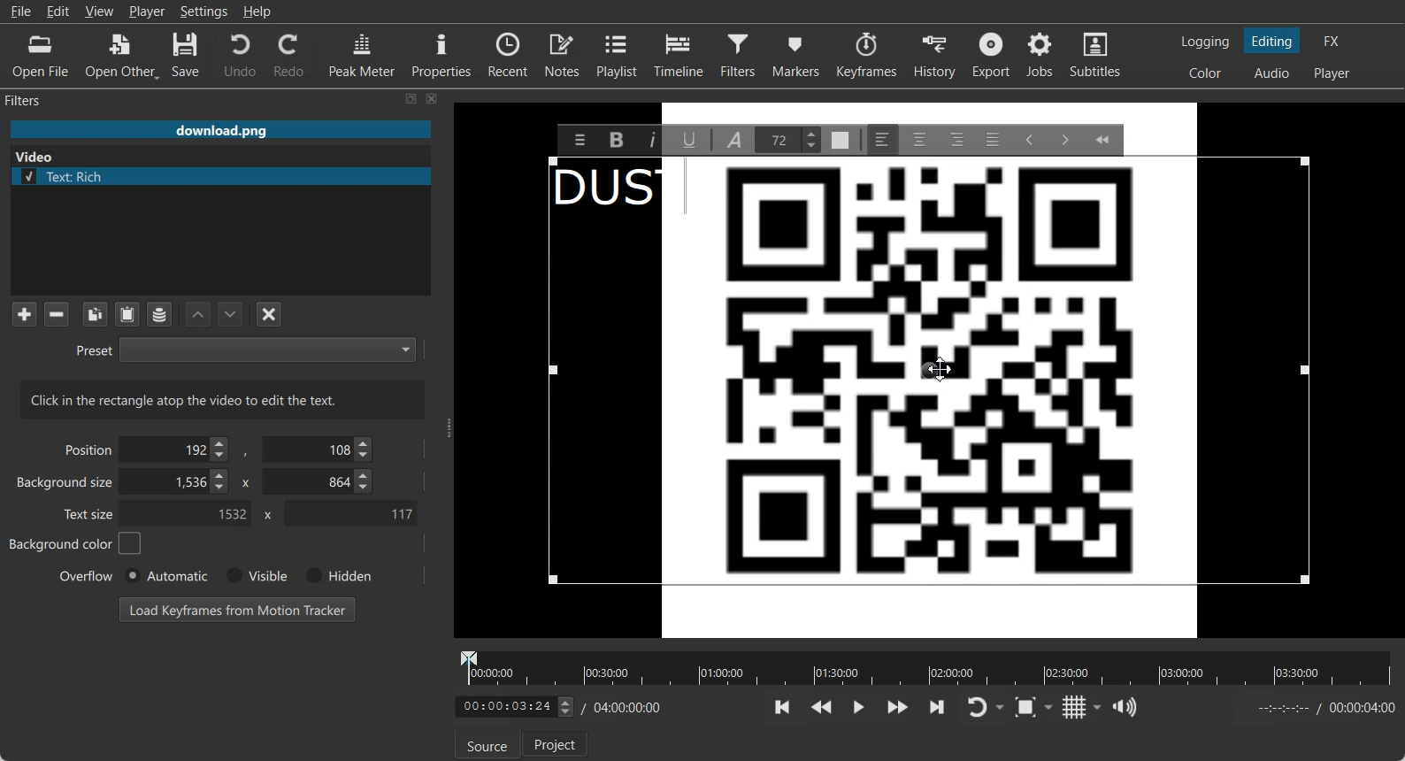  I want to click on Underline, so click(690, 139).